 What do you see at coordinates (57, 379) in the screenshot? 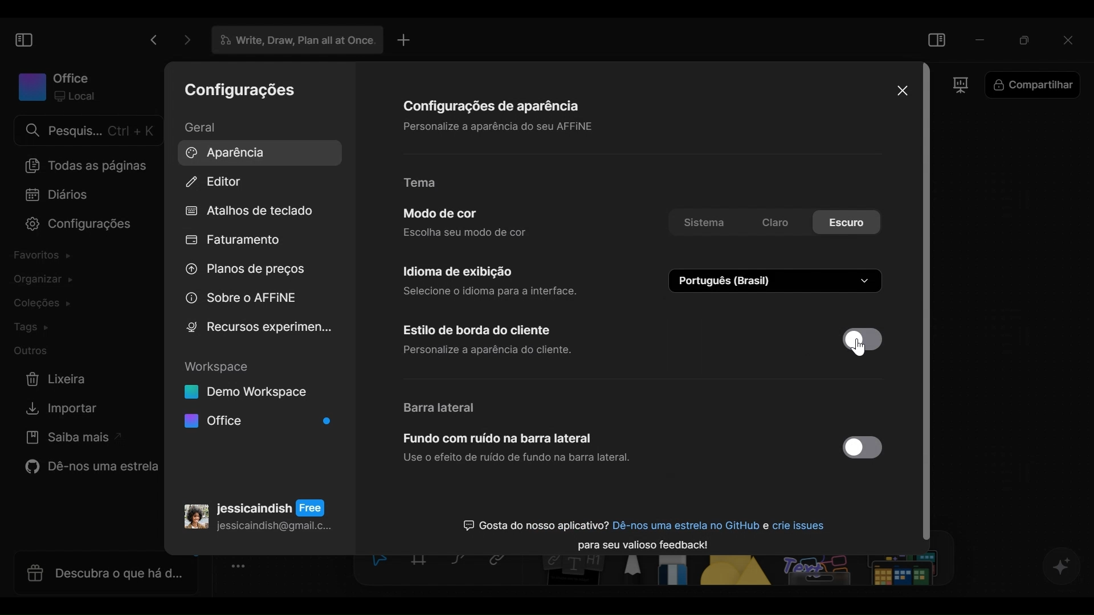
I see `Trash` at bounding box center [57, 379].